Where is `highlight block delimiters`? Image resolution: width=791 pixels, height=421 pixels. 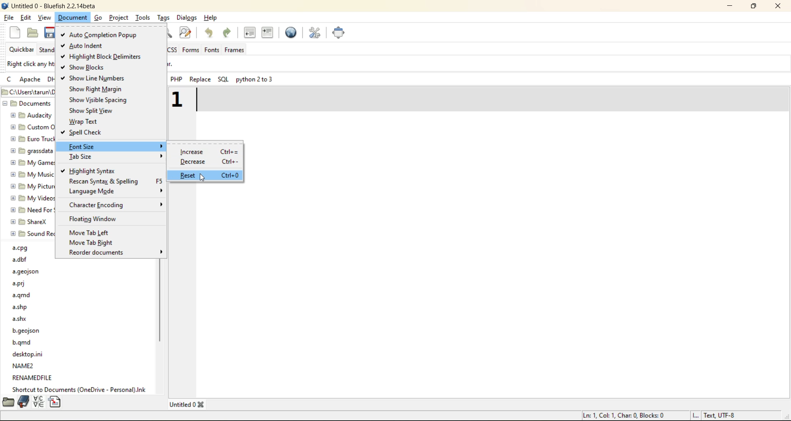 highlight block delimiters is located at coordinates (99, 56).